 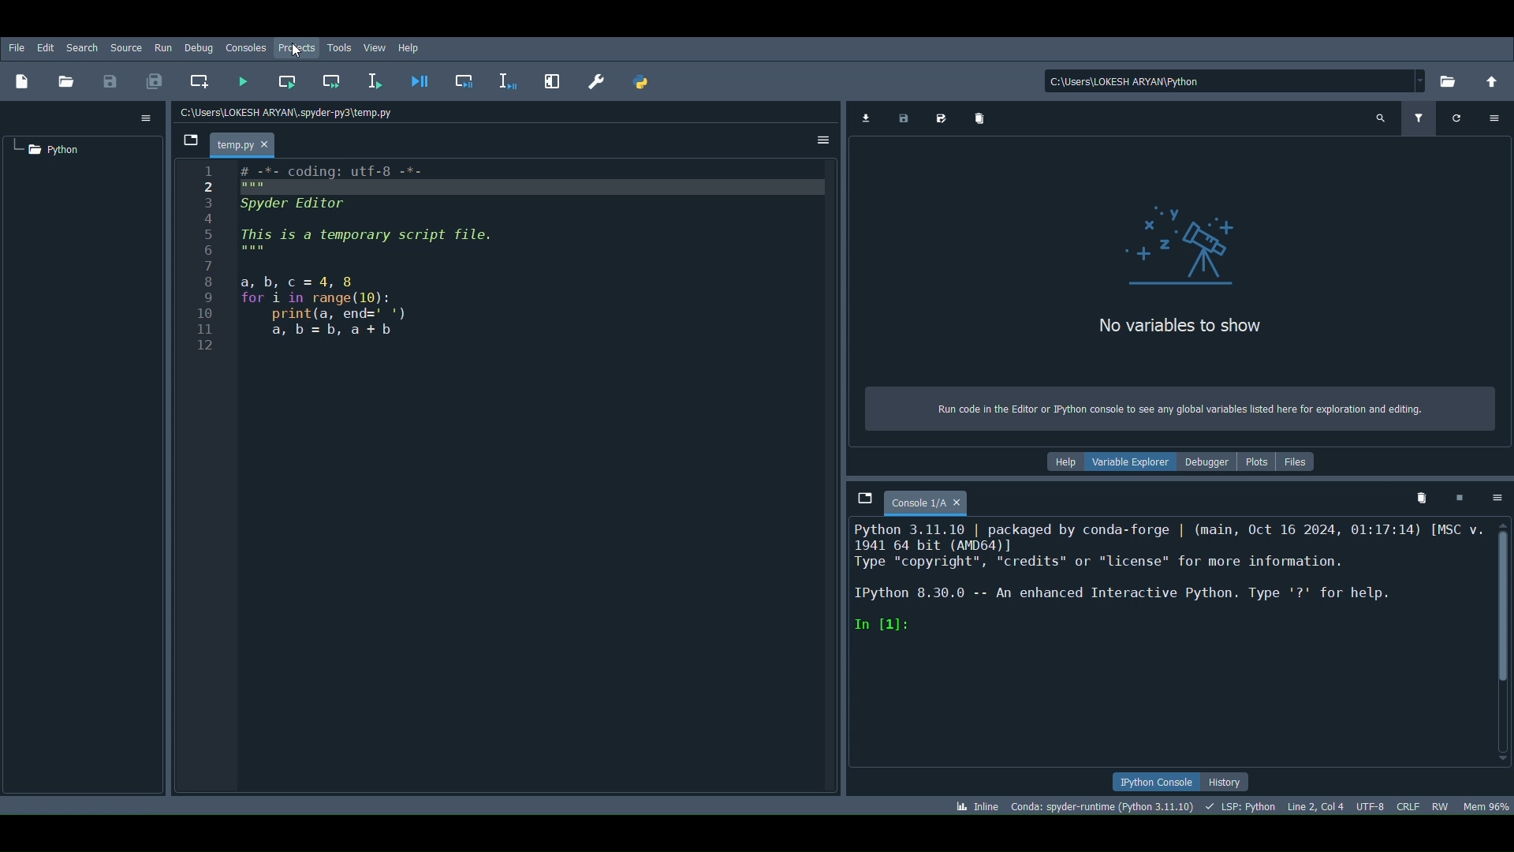 What do you see at coordinates (507, 478) in the screenshot?
I see `Code block` at bounding box center [507, 478].